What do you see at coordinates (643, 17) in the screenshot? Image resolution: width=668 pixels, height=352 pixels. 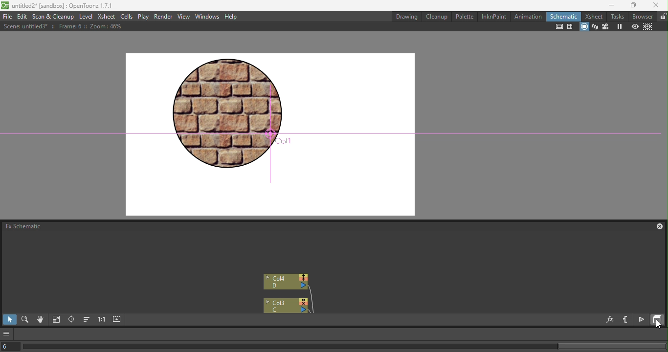 I see `Browser` at bounding box center [643, 17].